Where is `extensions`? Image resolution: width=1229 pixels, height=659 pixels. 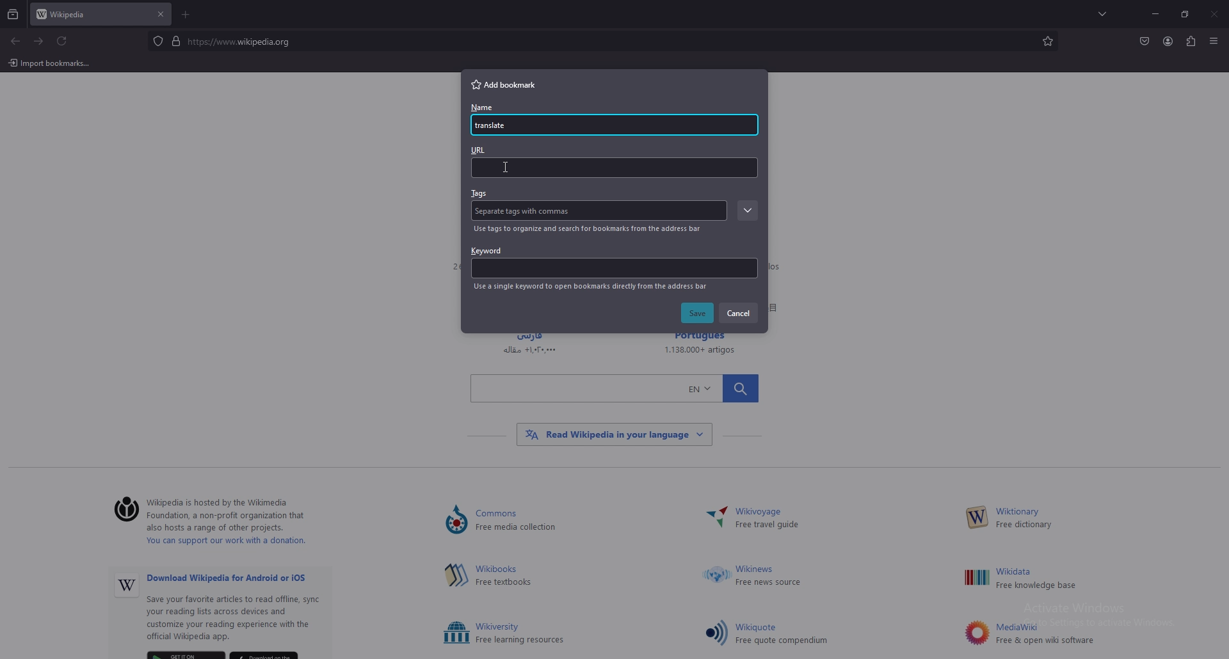
extensions is located at coordinates (1190, 42).